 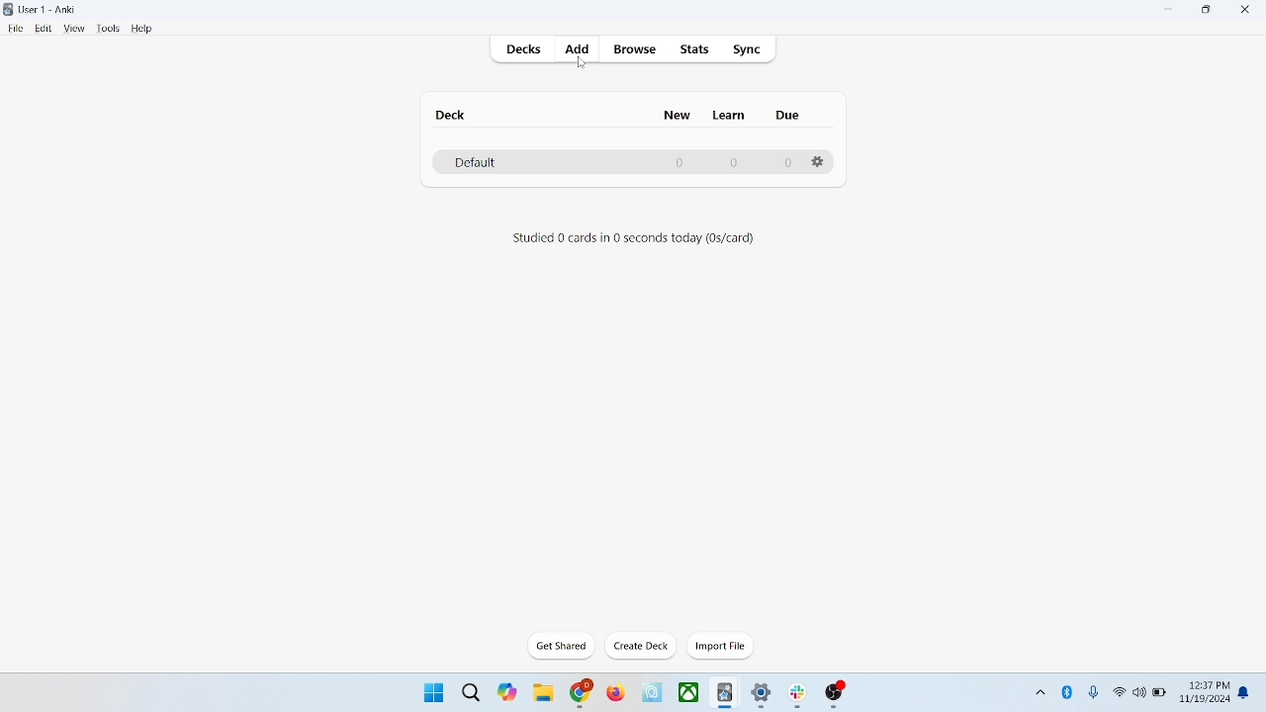 What do you see at coordinates (763, 696) in the screenshot?
I see `settings` at bounding box center [763, 696].